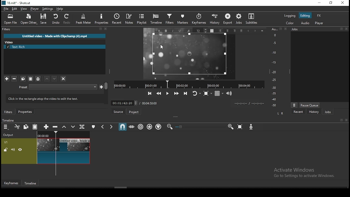 The image size is (350, 197). I want to click on logging, so click(290, 16).